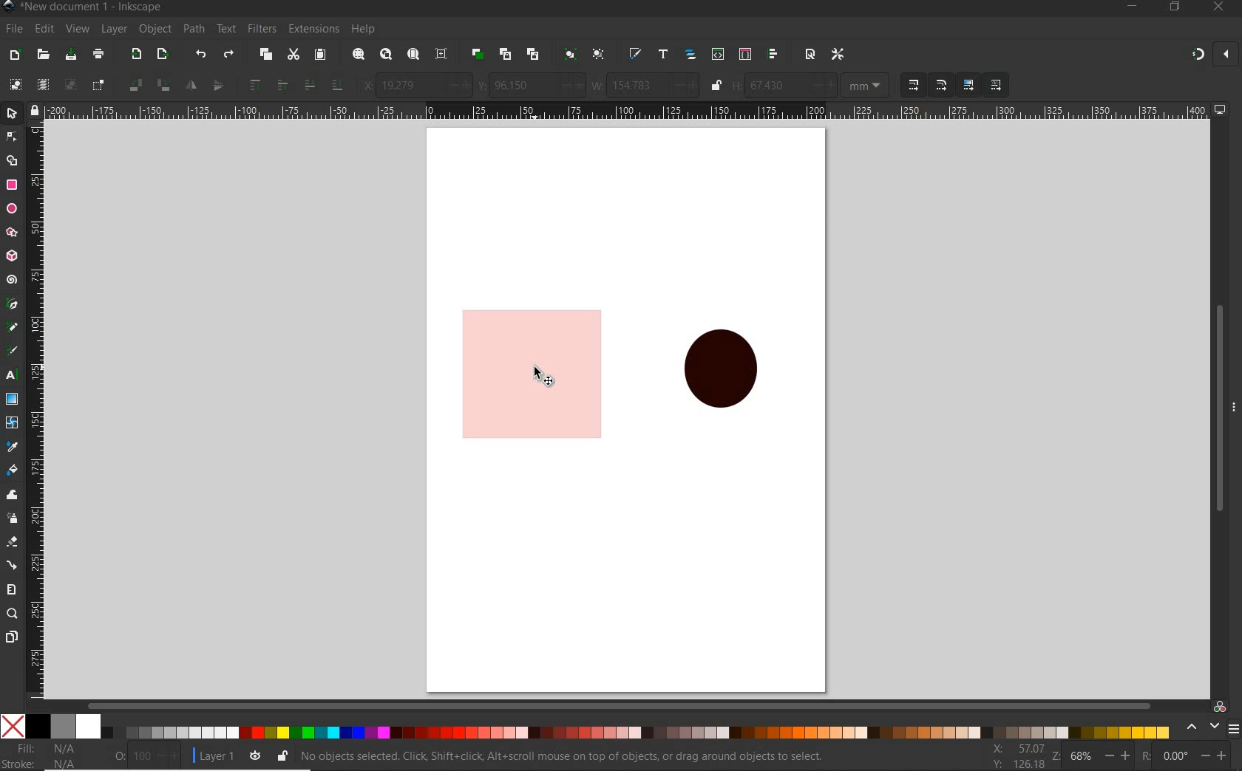  Describe the element at coordinates (10, 185) in the screenshot. I see `rectangle tool` at that location.